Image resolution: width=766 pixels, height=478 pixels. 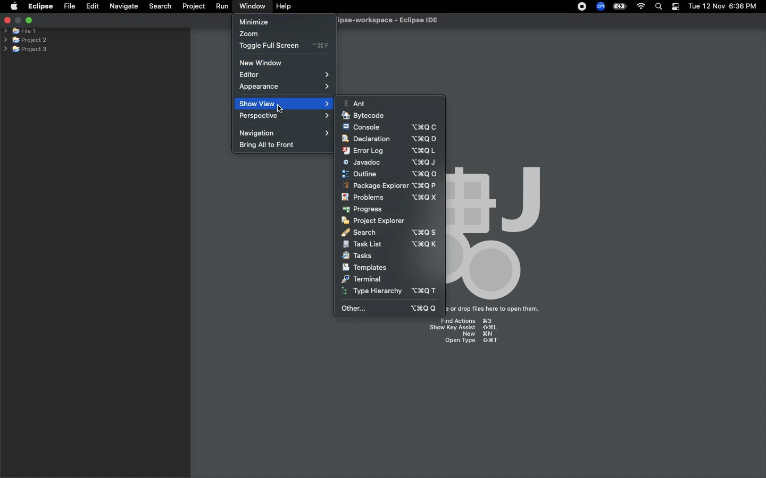 What do you see at coordinates (364, 267) in the screenshot?
I see `Templates` at bounding box center [364, 267].